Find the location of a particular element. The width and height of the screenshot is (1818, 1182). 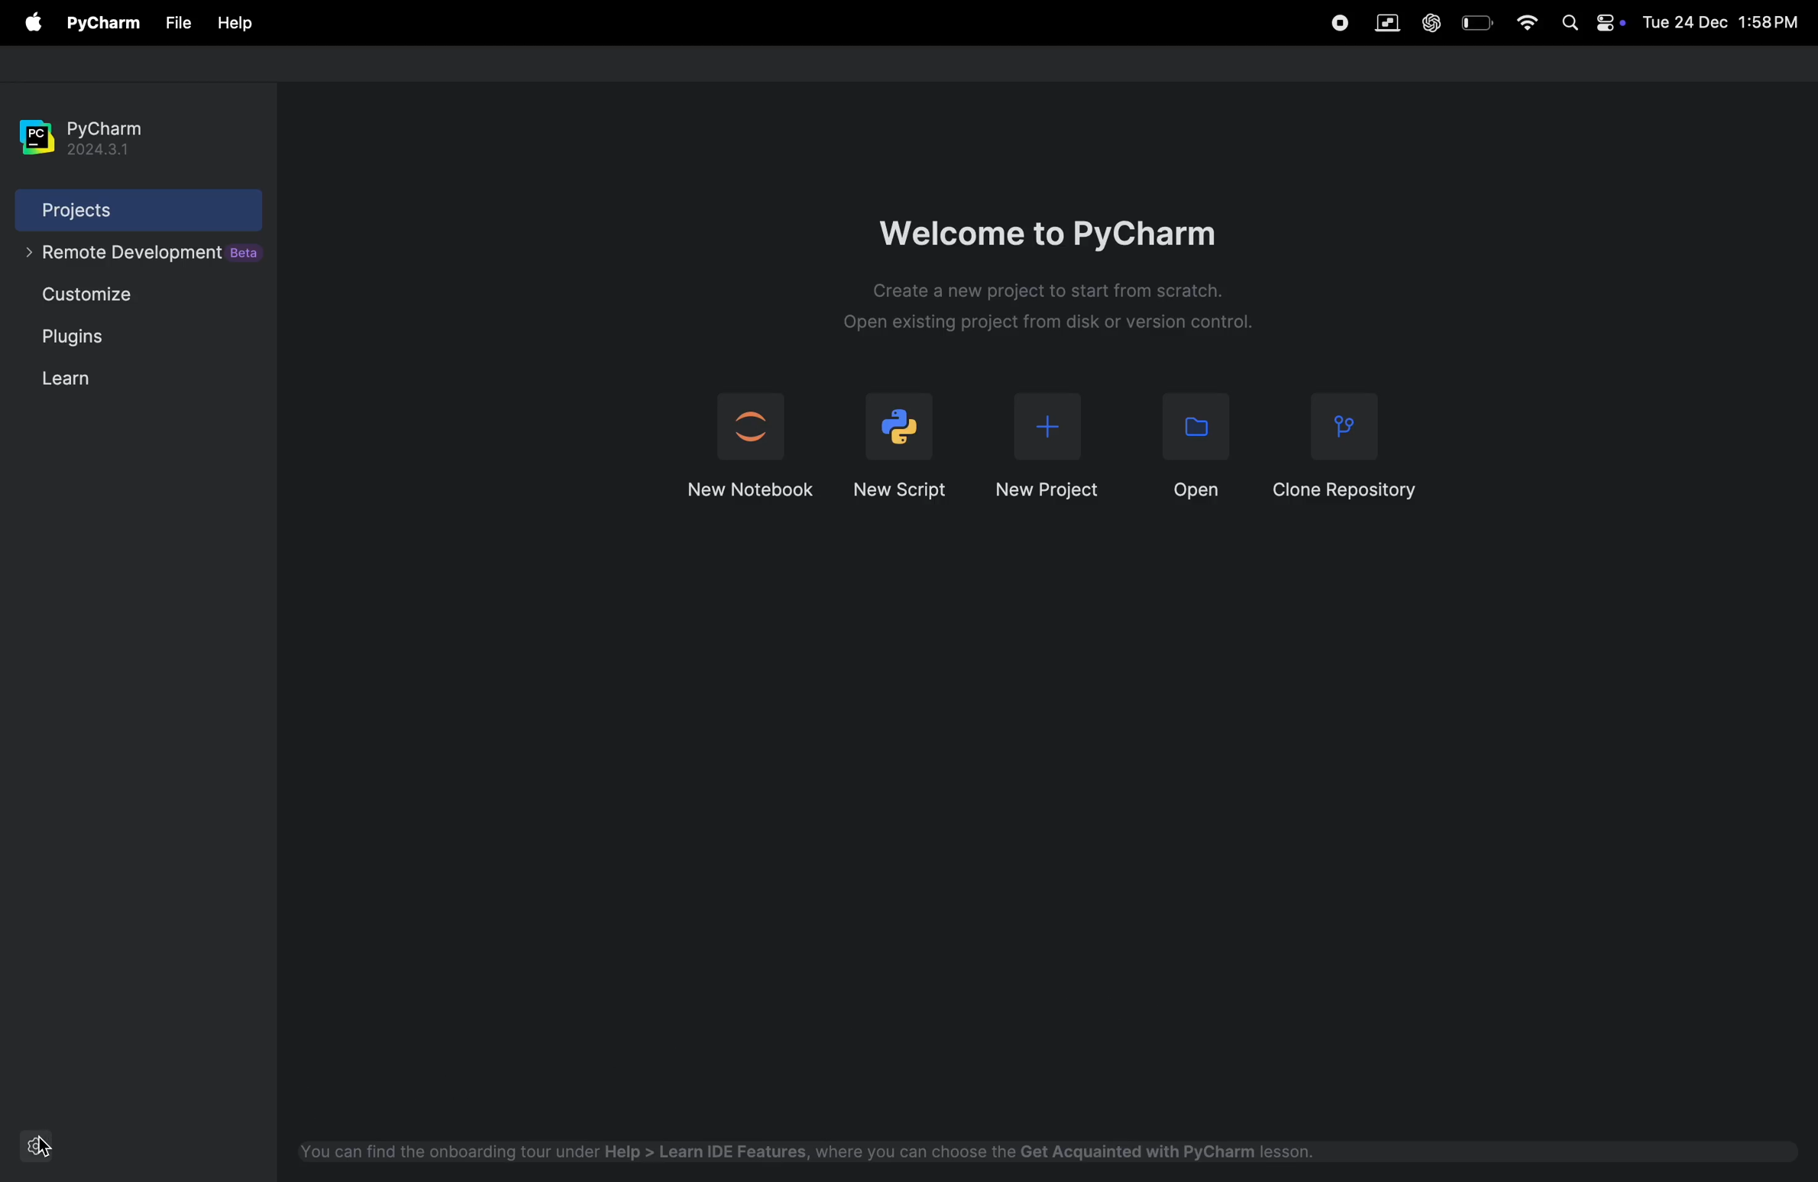

projects is located at coordinates (118, 210).